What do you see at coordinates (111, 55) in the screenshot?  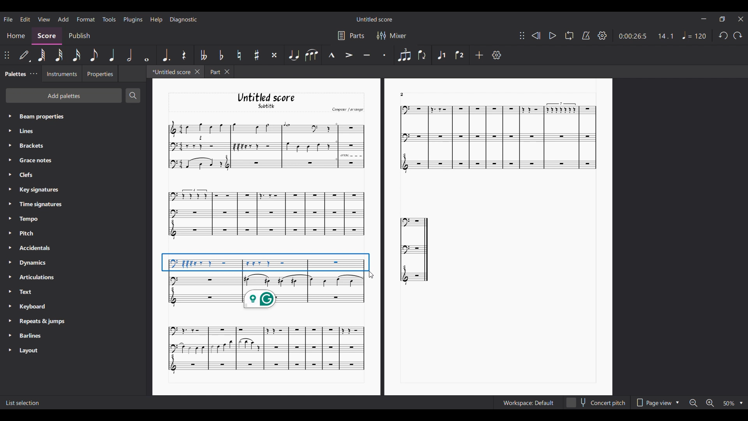 I see `Quarter note` at bounding box center [111, 55].